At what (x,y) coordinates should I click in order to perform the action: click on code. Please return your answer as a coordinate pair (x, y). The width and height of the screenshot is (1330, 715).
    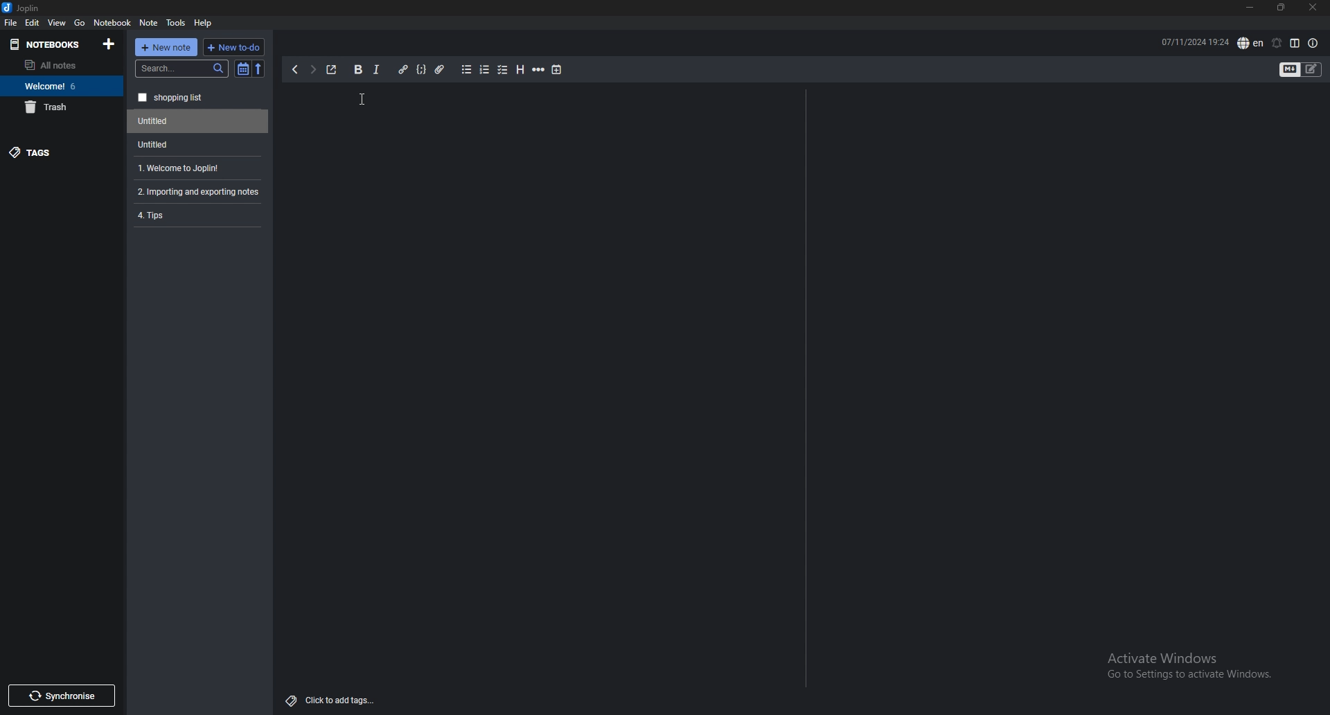
    Looking at the image, I should click on (420, 69).